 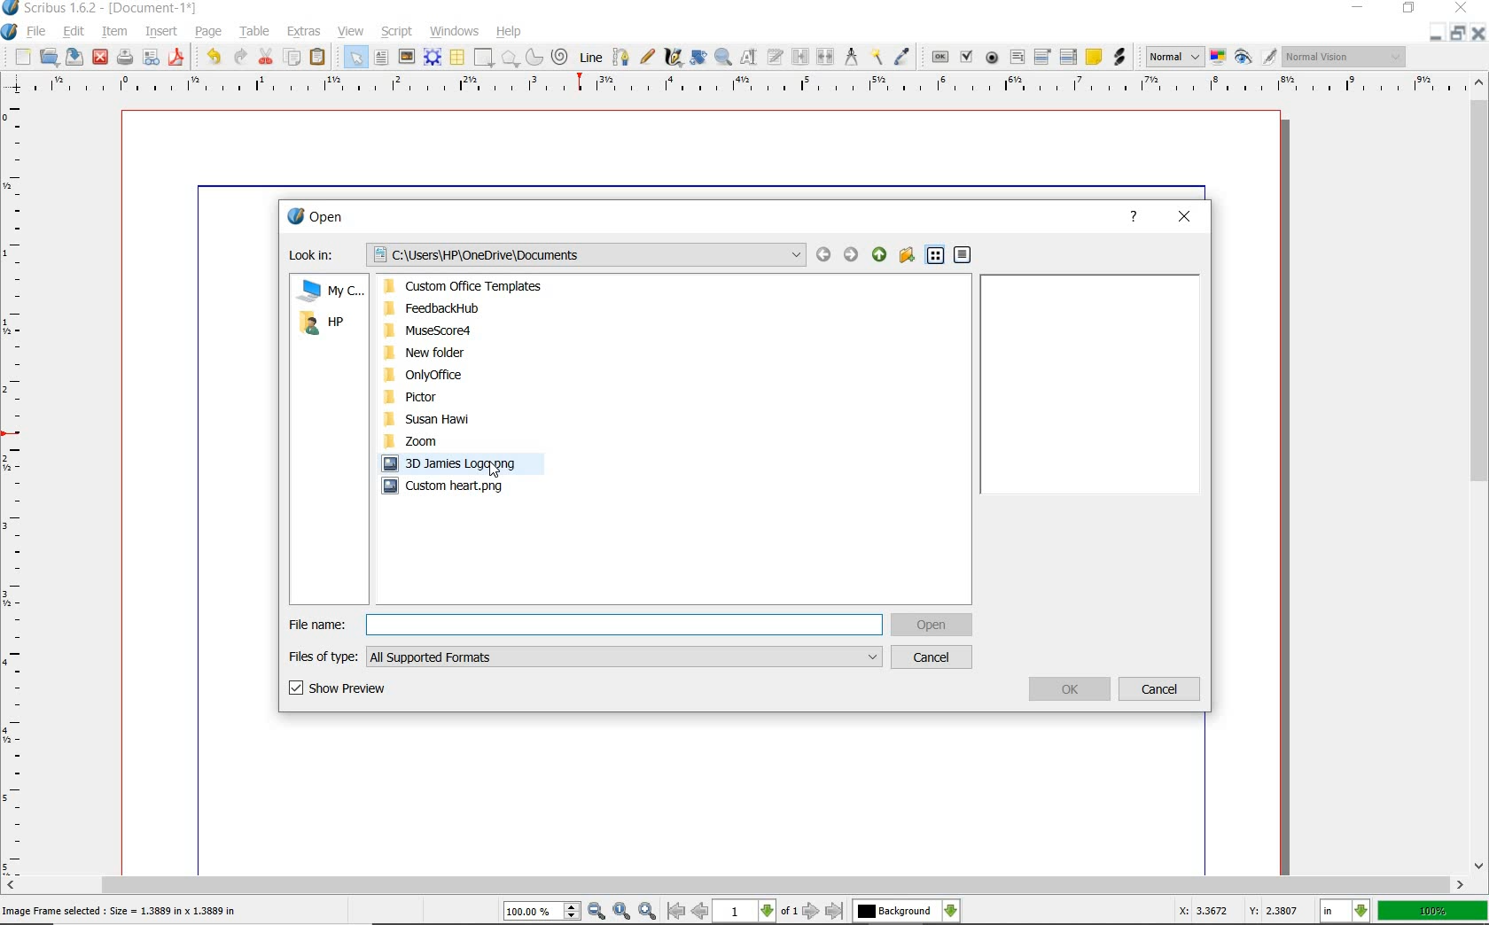 What do you see at coordinates (776, 57) in the screenshot?
I see `edit text with story editor` at bounding box center [776, 57].